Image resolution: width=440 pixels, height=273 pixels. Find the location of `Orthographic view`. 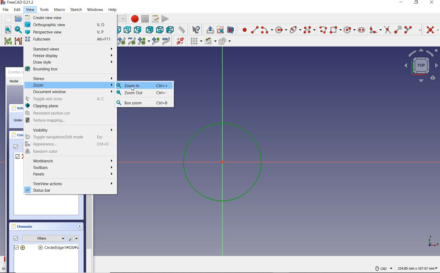

Orthographic view is located at coordinates (65, 24).